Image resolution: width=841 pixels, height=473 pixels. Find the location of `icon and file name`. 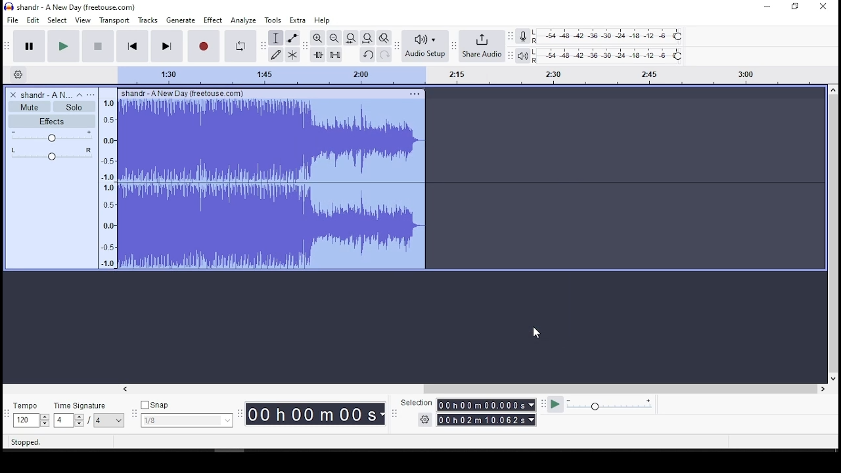

icon and file name is located at coordinates (72, 8).